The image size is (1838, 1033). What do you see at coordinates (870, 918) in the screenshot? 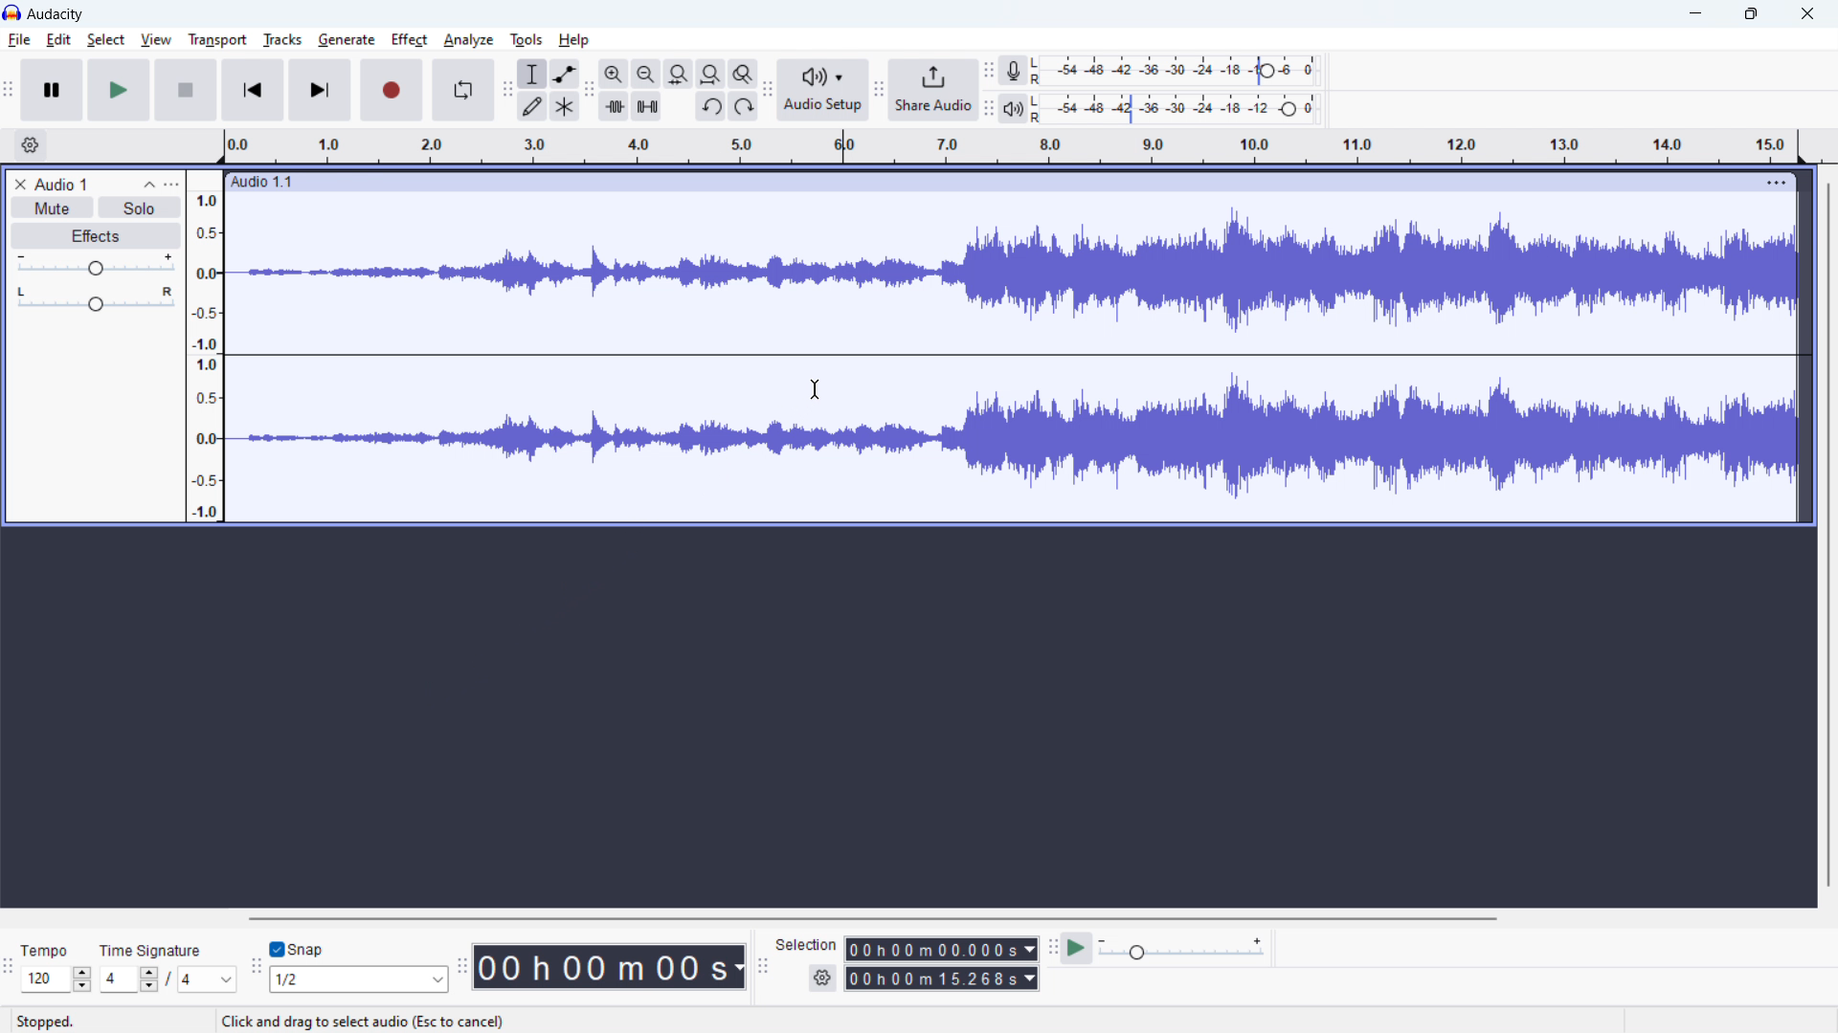
I see `horizontal scrollbar` at bounding box center [870, 918].